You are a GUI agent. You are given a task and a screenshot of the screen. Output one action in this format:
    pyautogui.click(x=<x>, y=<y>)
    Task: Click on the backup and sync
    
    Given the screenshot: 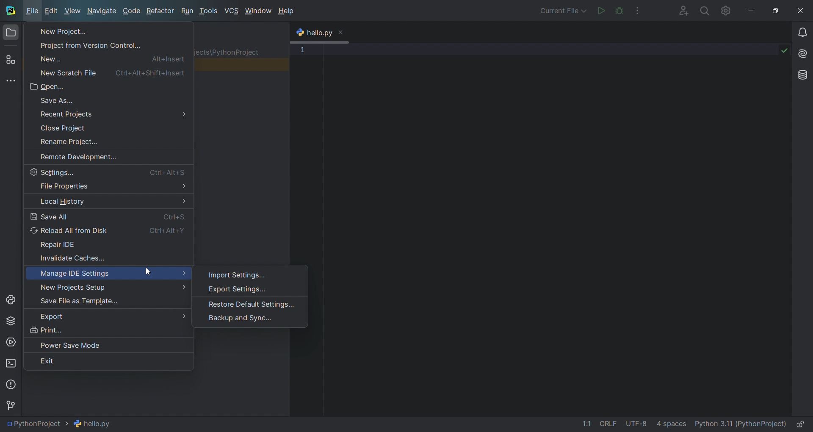 What is the action you would take?
    pyautogui.click(x=239, y=319)
    